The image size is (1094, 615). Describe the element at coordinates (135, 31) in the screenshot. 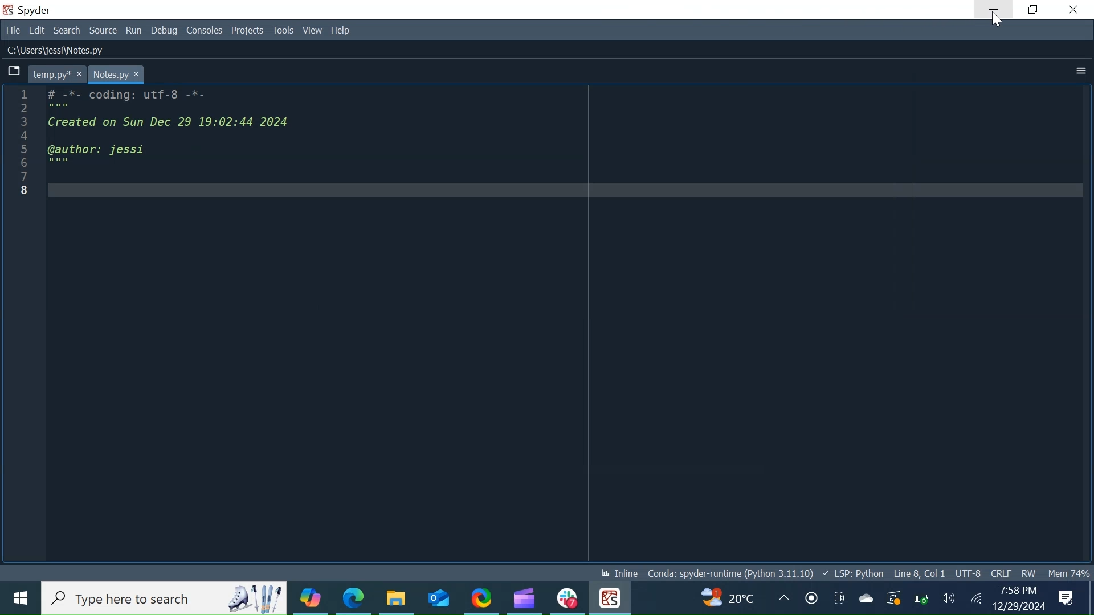

I see `Run` at that location.